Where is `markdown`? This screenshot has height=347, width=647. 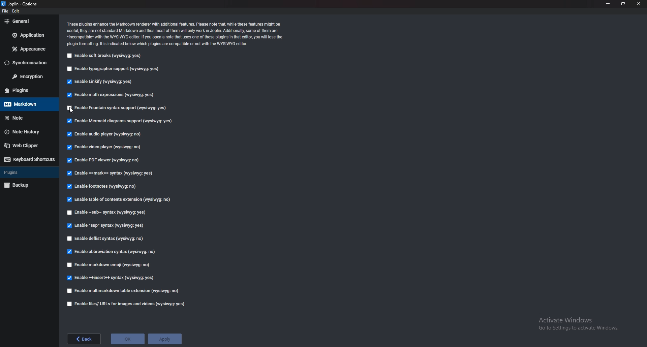
markdown is located at coordinates (26, 104).